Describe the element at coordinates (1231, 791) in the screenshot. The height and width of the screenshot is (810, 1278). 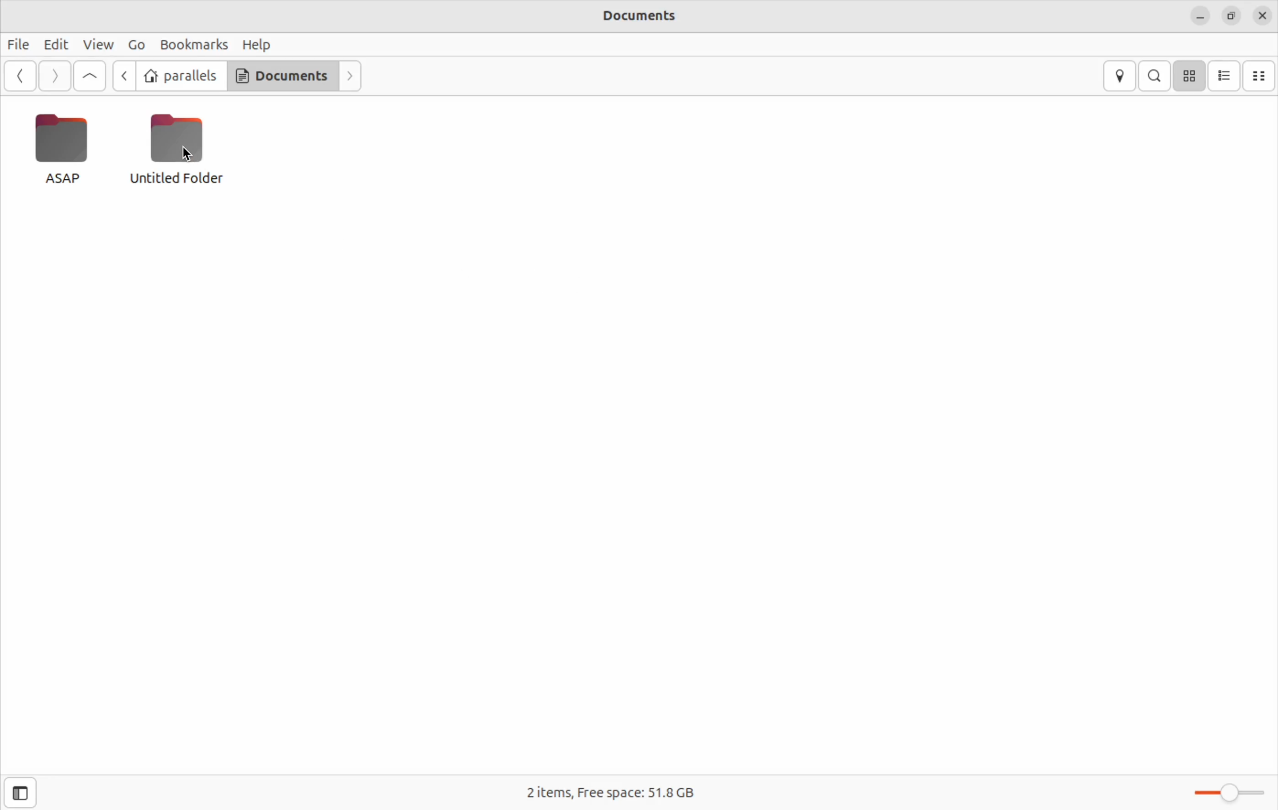
I see `Zoom` at that location.